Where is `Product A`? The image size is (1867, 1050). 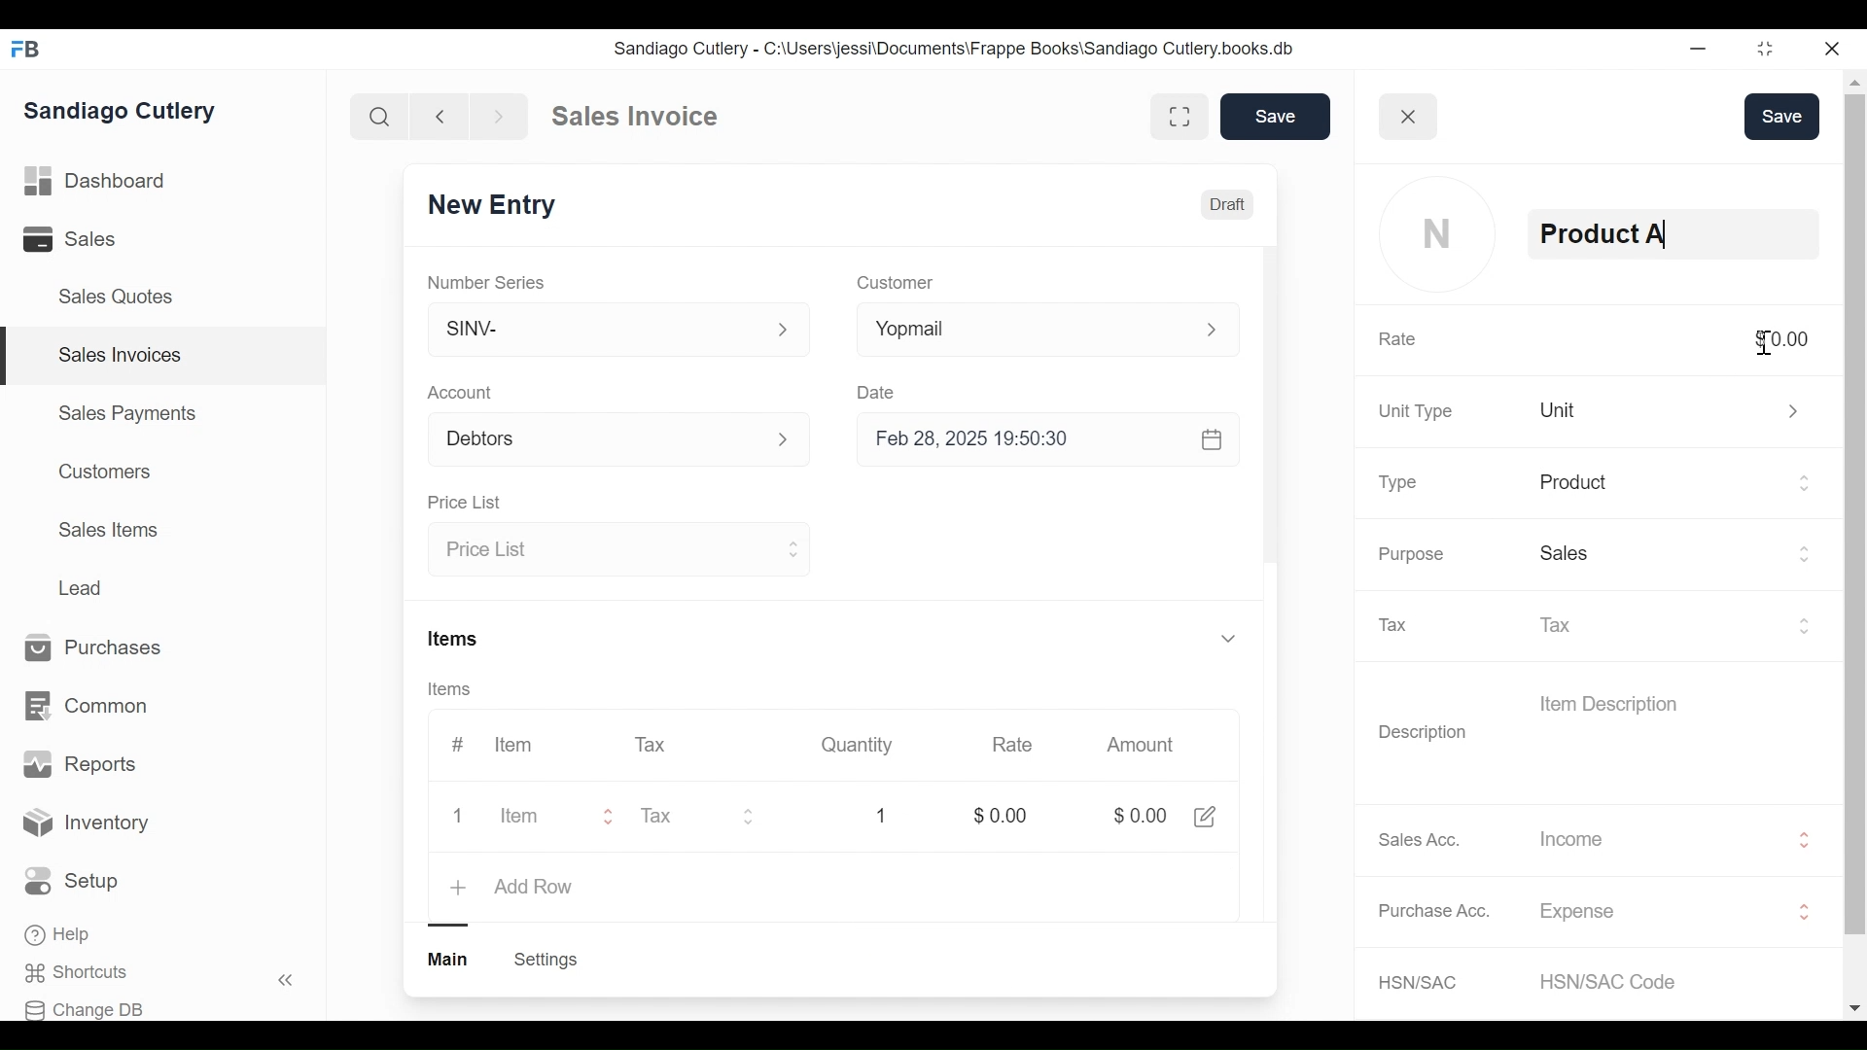
Product A is located at coordinates (1676, 236).